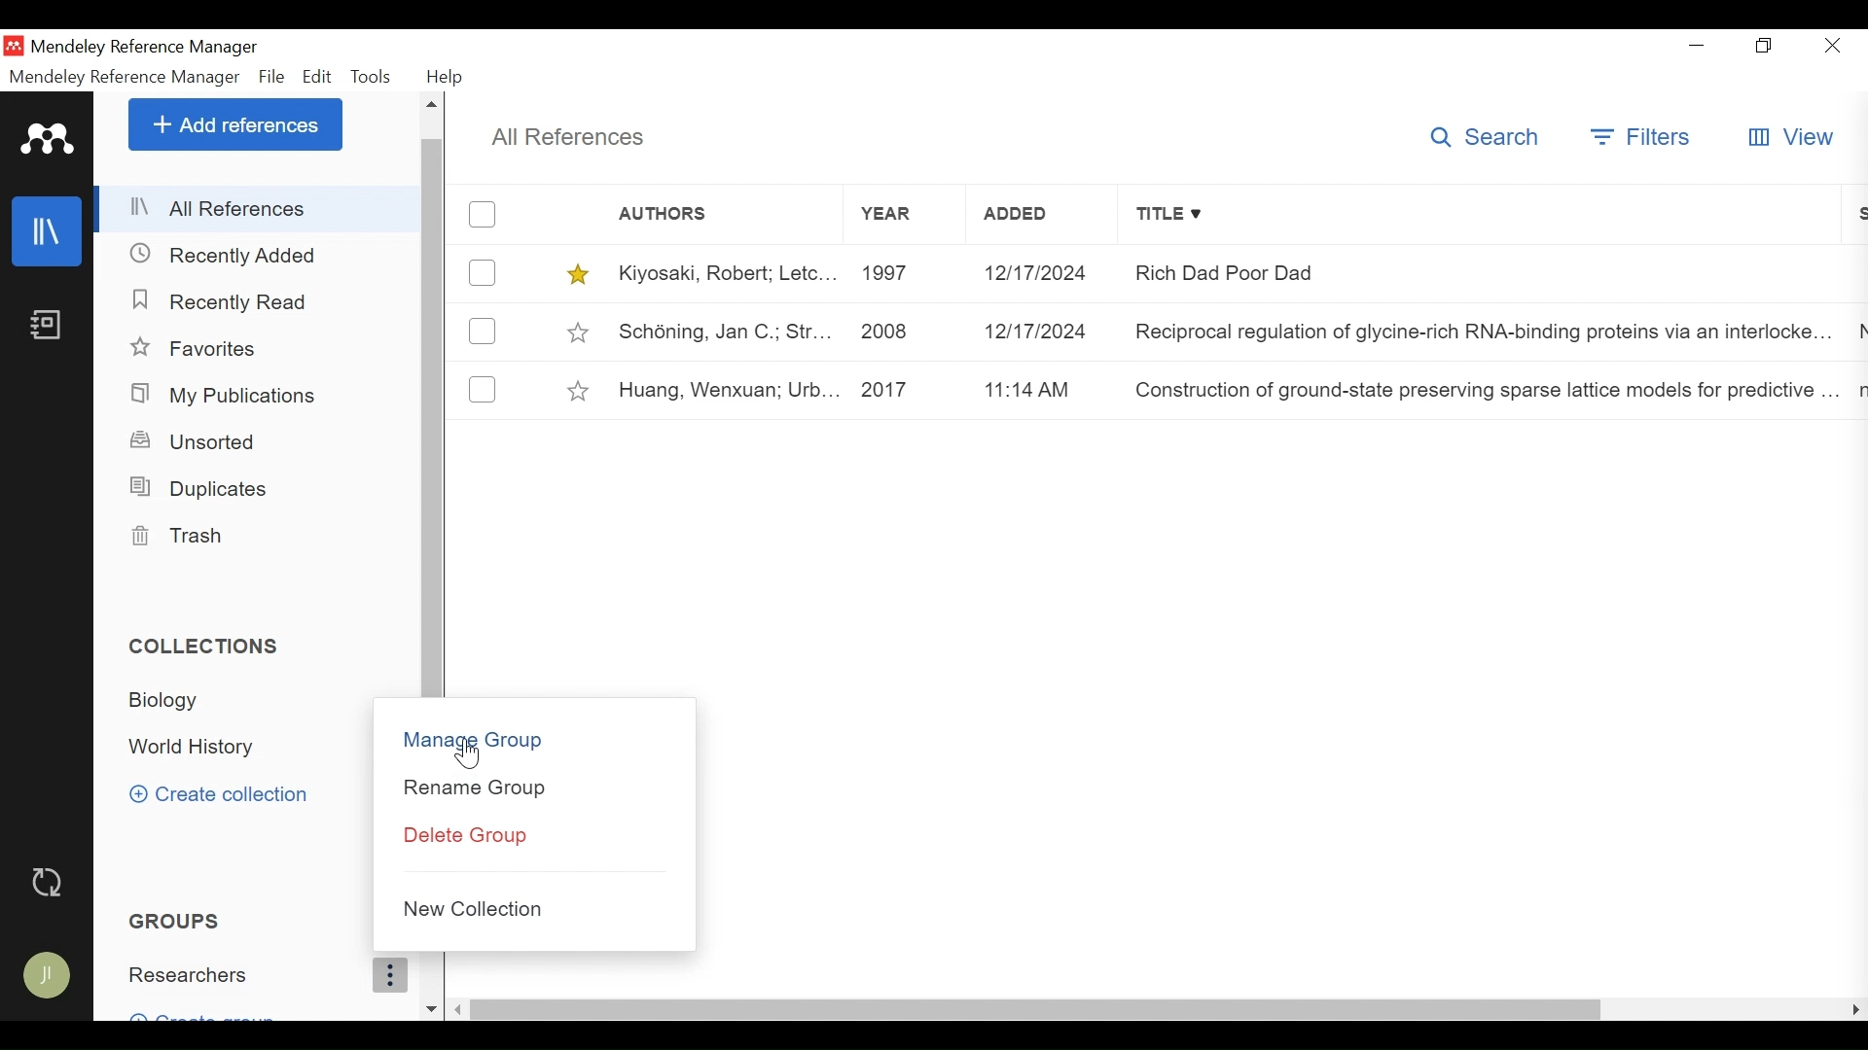  What do you see at coordinates (701, 216) in the screenshot?
I see `Authors` at bounding box center [701, 216].